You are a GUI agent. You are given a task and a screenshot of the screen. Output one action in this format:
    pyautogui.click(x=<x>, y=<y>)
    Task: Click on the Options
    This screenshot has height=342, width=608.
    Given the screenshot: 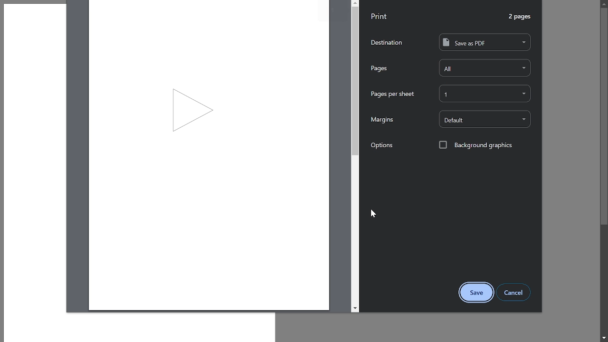 What is the action you would take?
    pyautogui.click(x=381, y=145)
    